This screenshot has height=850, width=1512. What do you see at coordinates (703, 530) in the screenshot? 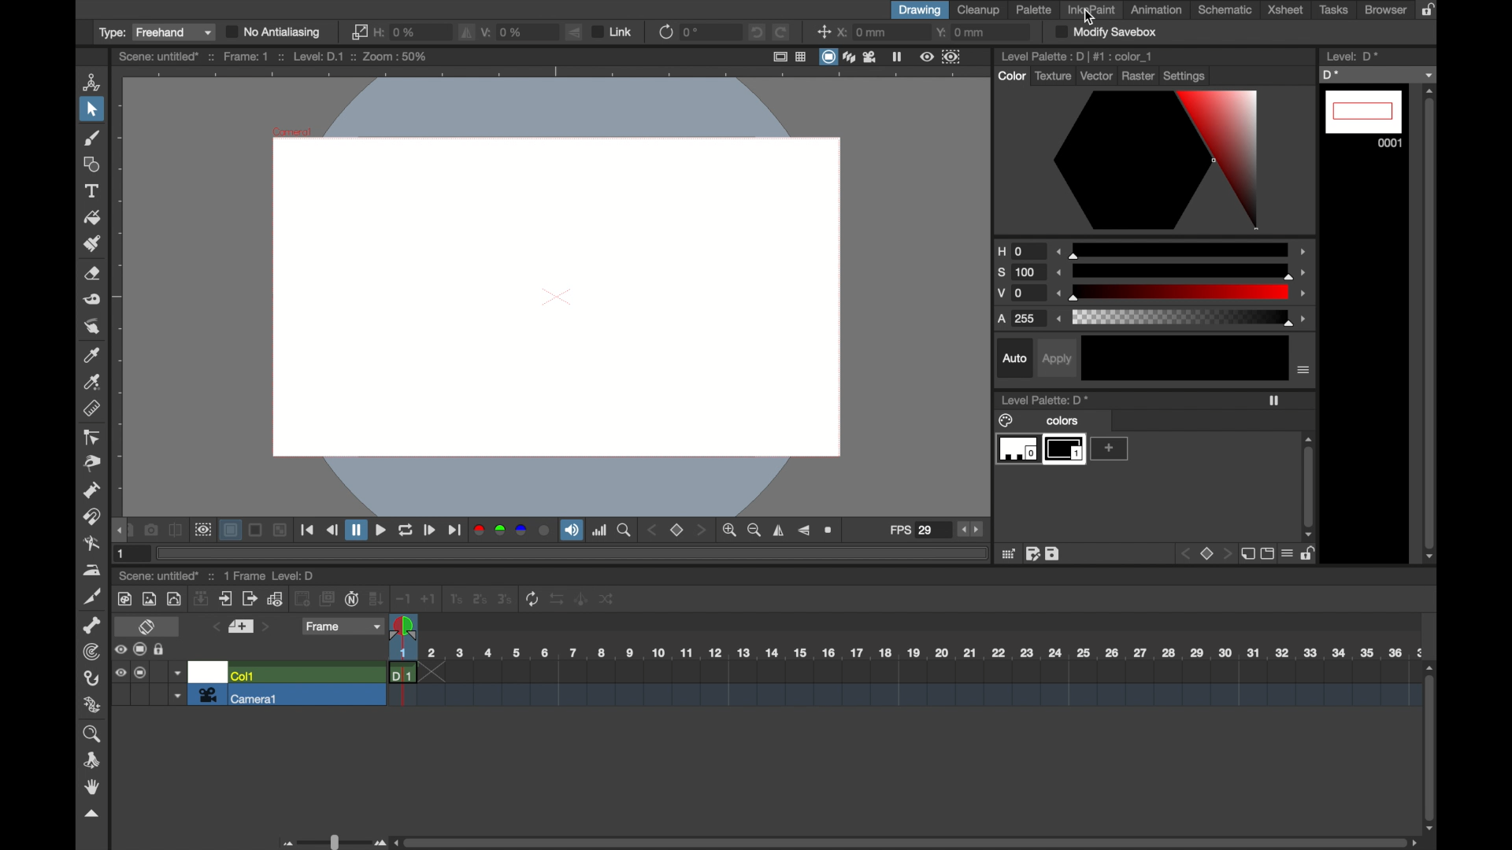
I see `front` at bounding box center [703, 530].